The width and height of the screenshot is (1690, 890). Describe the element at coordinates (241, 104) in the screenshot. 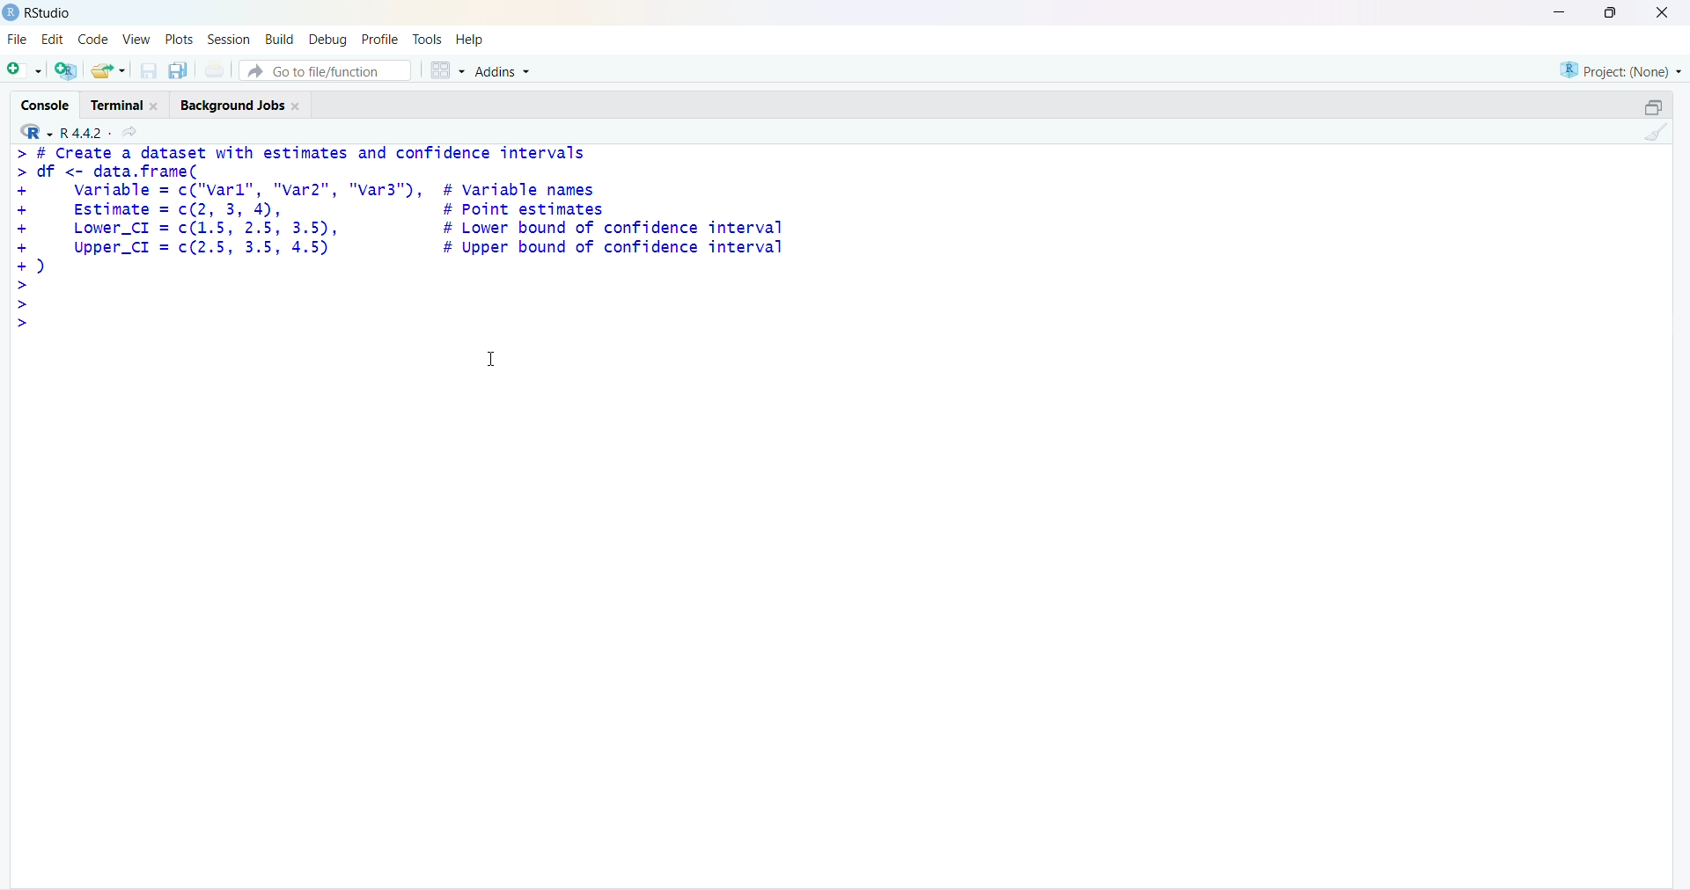

I see `Background Jobs` at that location.